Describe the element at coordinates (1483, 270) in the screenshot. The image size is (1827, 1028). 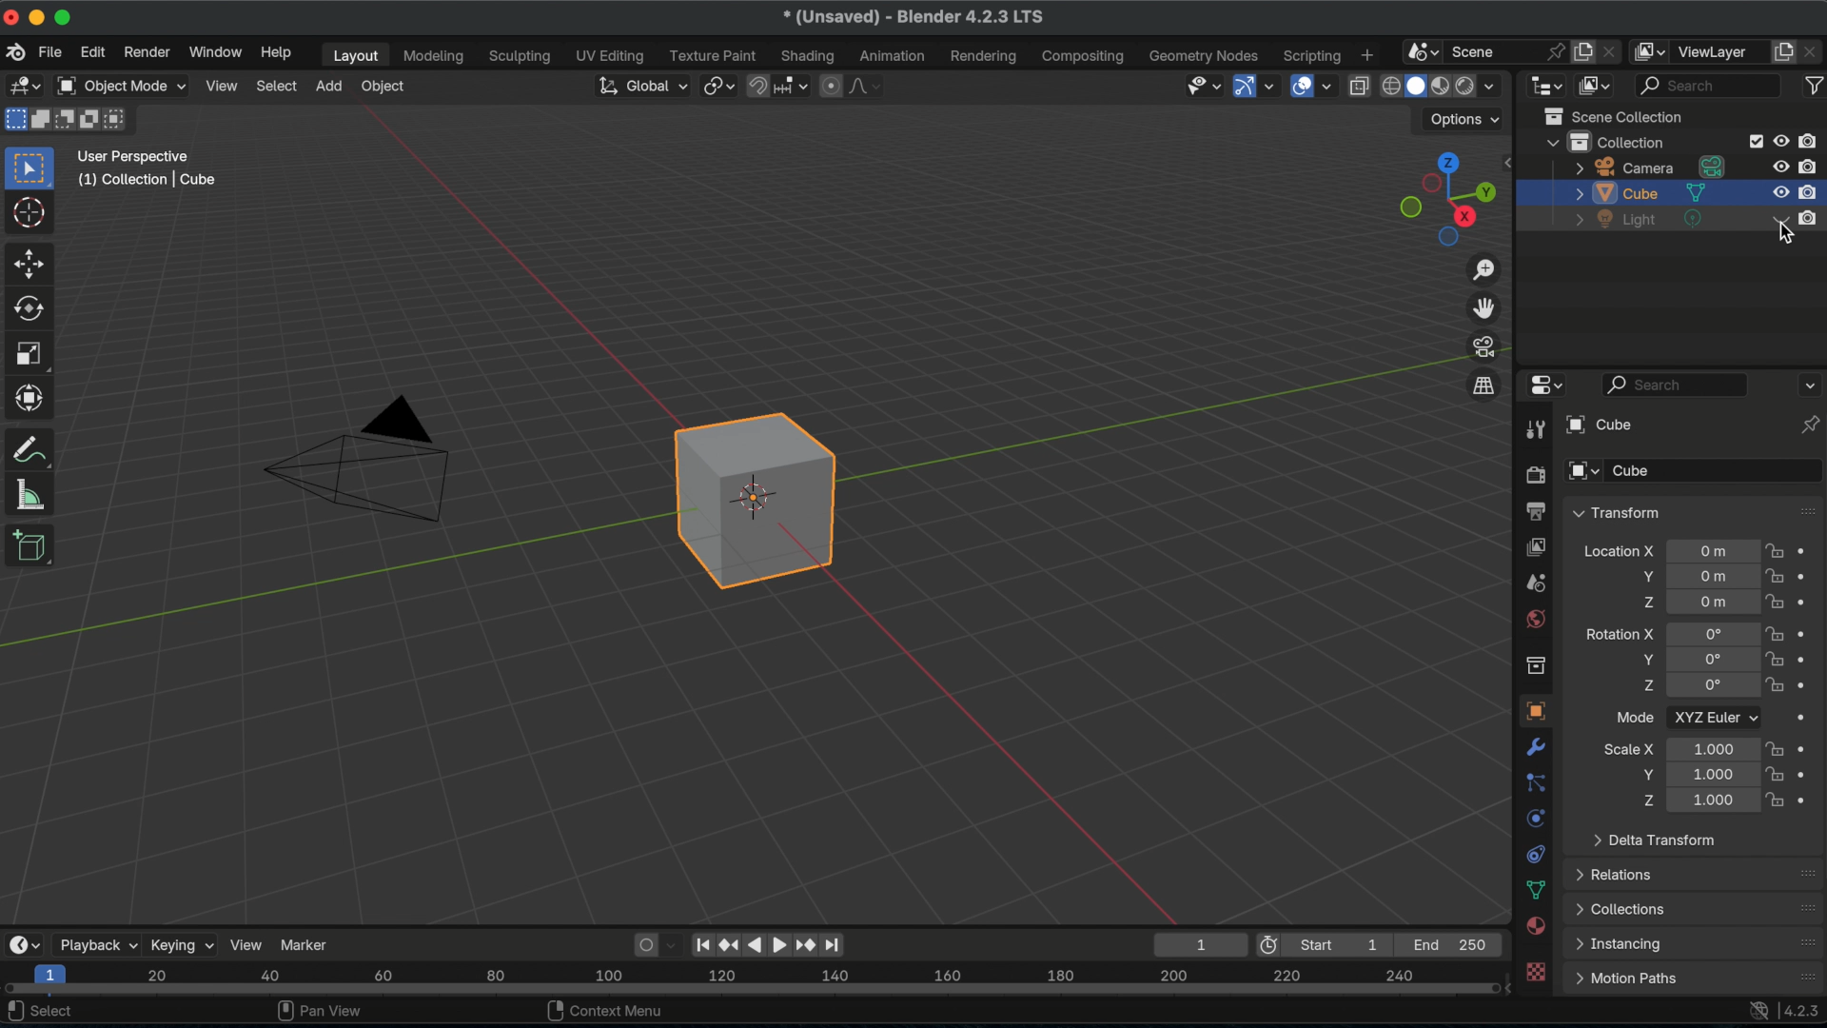
I see `zoom in/out in the view` at that location.